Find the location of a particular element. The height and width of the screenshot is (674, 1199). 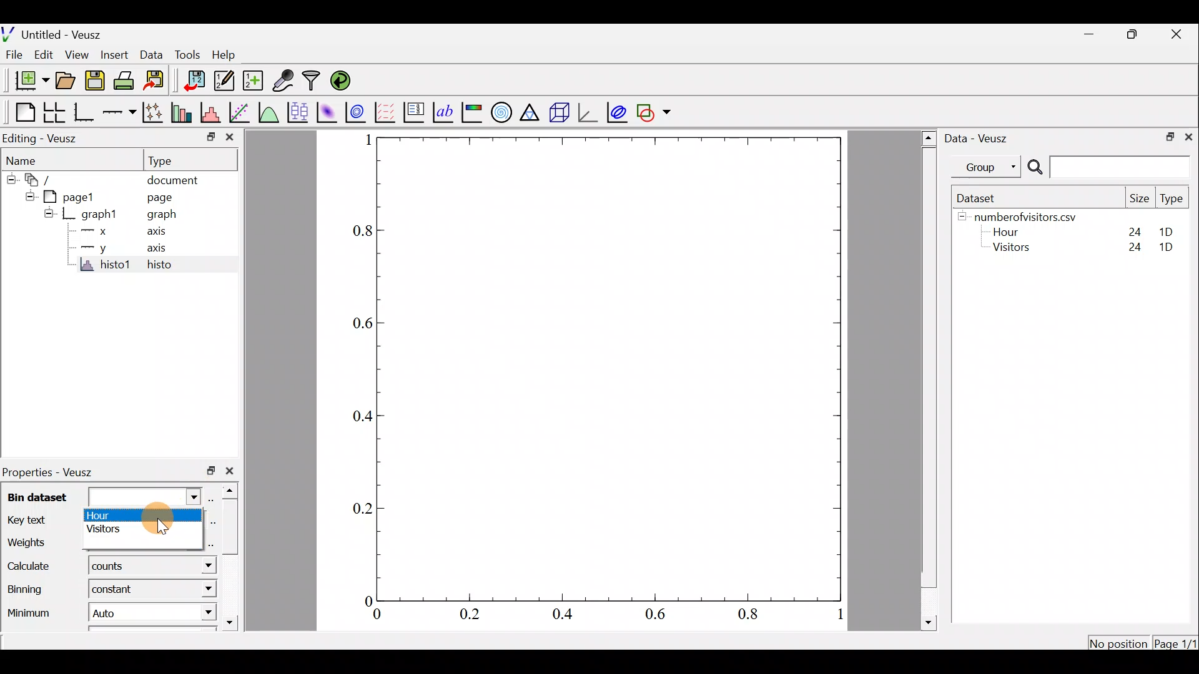

save the document is located at coordinates (95, 82).